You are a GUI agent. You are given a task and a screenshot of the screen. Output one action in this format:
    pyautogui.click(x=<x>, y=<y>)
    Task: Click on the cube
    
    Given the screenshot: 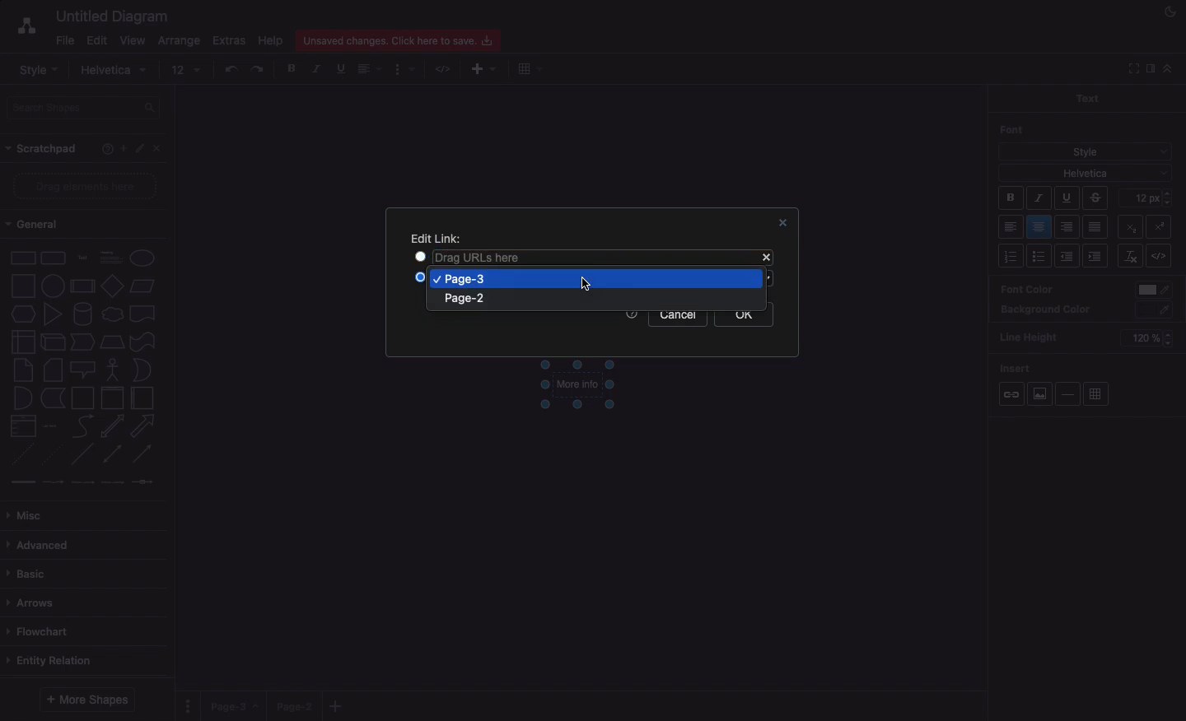 What is the action you would take?
    pyautogui.click(x=53, y=342)
    